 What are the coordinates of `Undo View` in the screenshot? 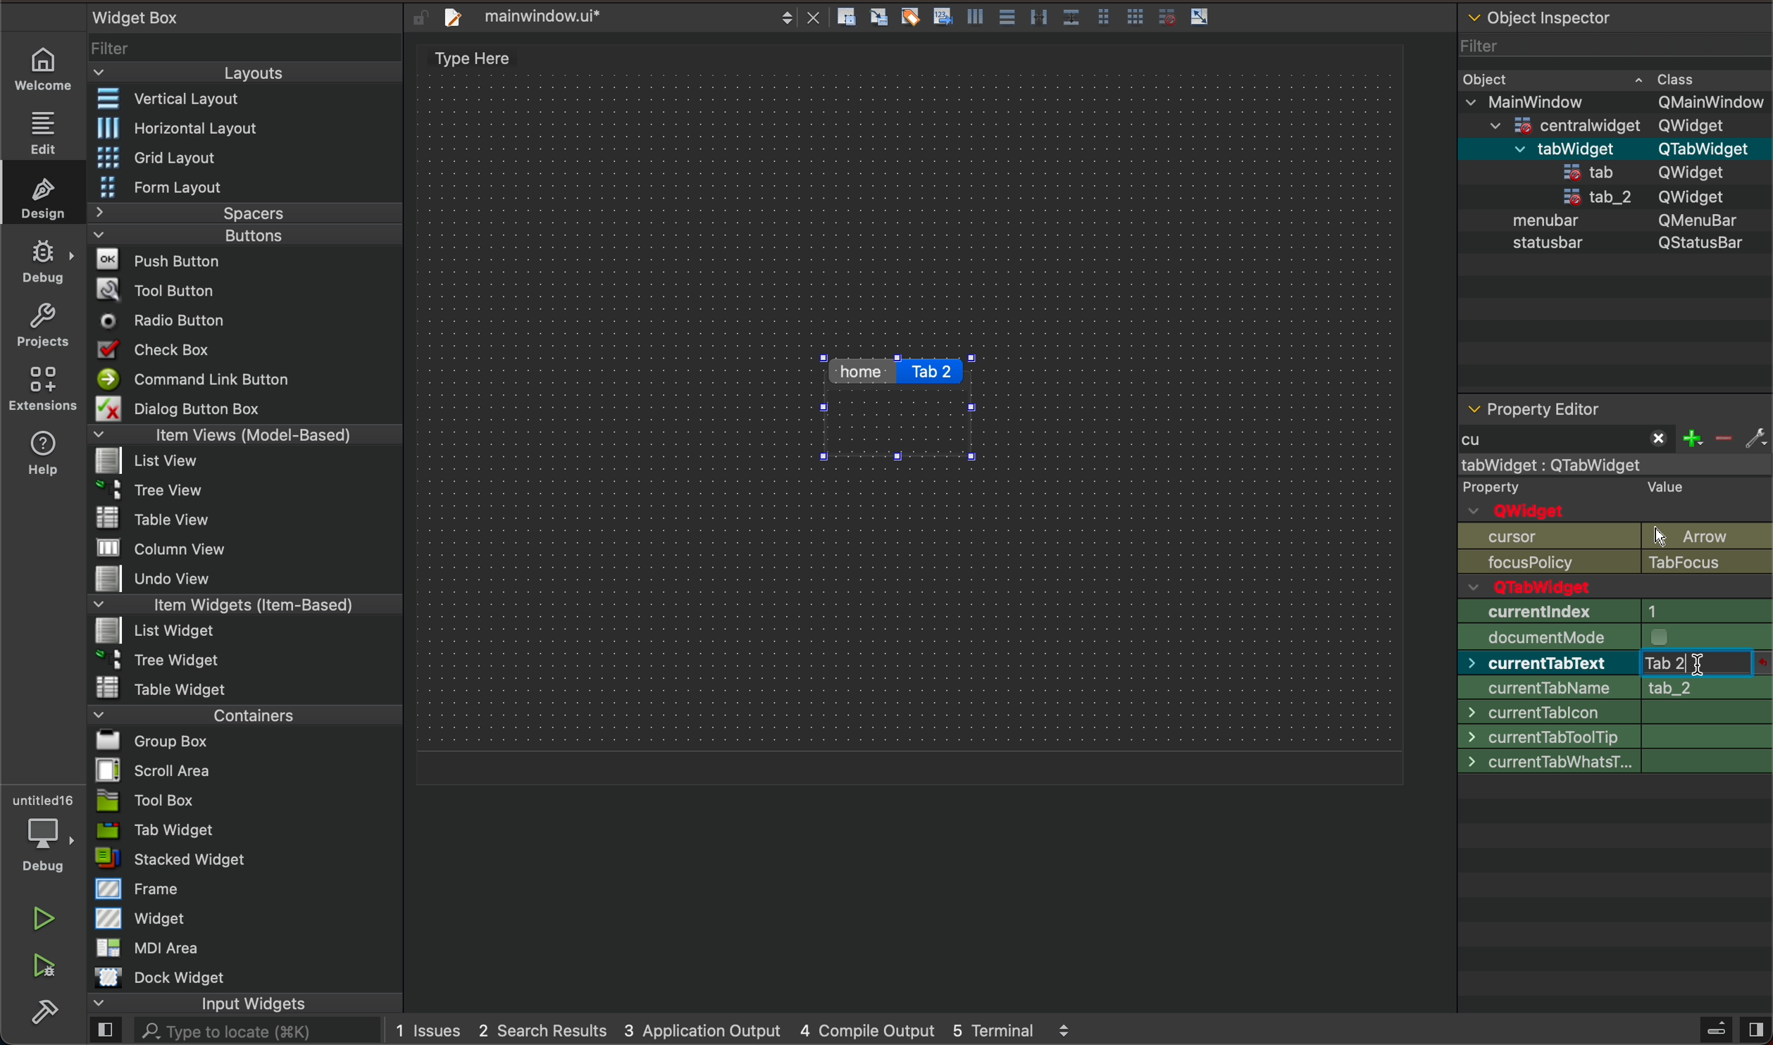 It's located at (146, 580).